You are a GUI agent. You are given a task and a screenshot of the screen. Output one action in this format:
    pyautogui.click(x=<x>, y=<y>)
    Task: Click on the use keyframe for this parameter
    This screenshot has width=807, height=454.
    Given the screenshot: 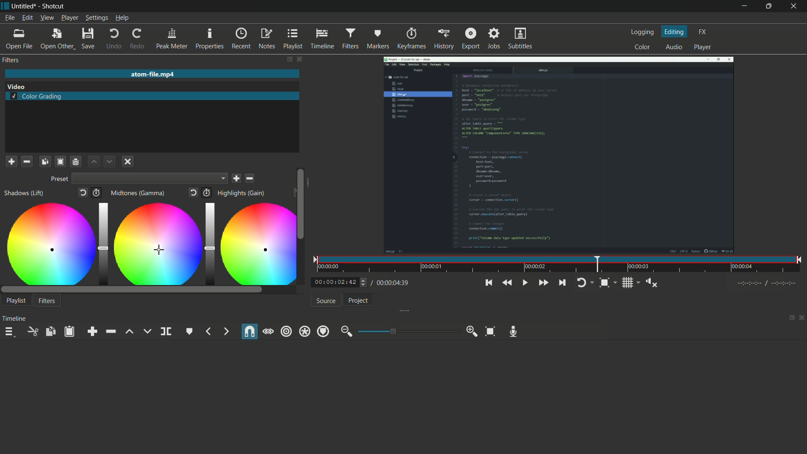 What is the action you would take?
    pyautogui.click(x=206, y=193)
    